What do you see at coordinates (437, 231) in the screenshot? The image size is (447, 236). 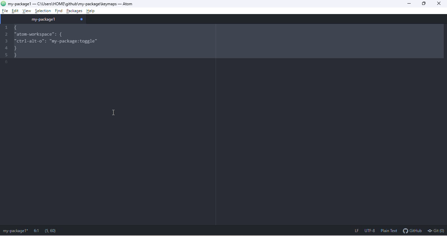 I see `git (0)` at bounding box center [437, 231].